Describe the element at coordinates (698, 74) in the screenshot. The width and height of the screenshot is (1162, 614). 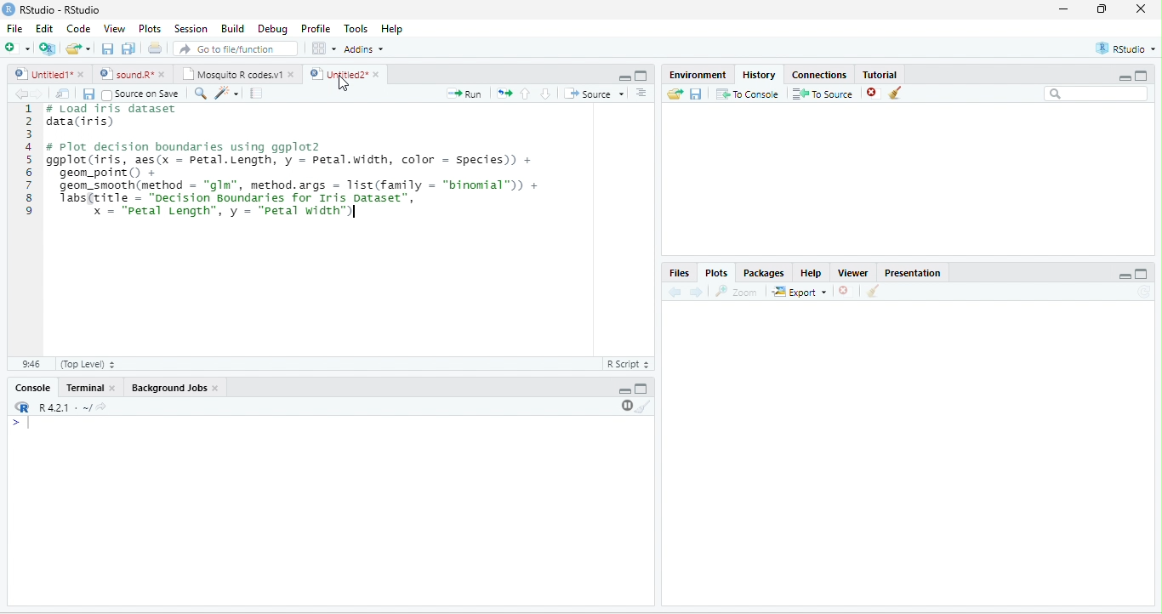
I see `Environment` at that location.